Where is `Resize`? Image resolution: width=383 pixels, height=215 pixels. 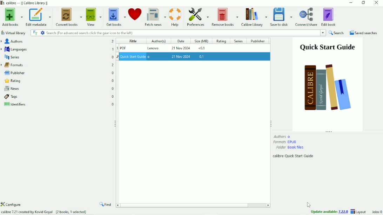
Resize is located at coordinates (271, 123).